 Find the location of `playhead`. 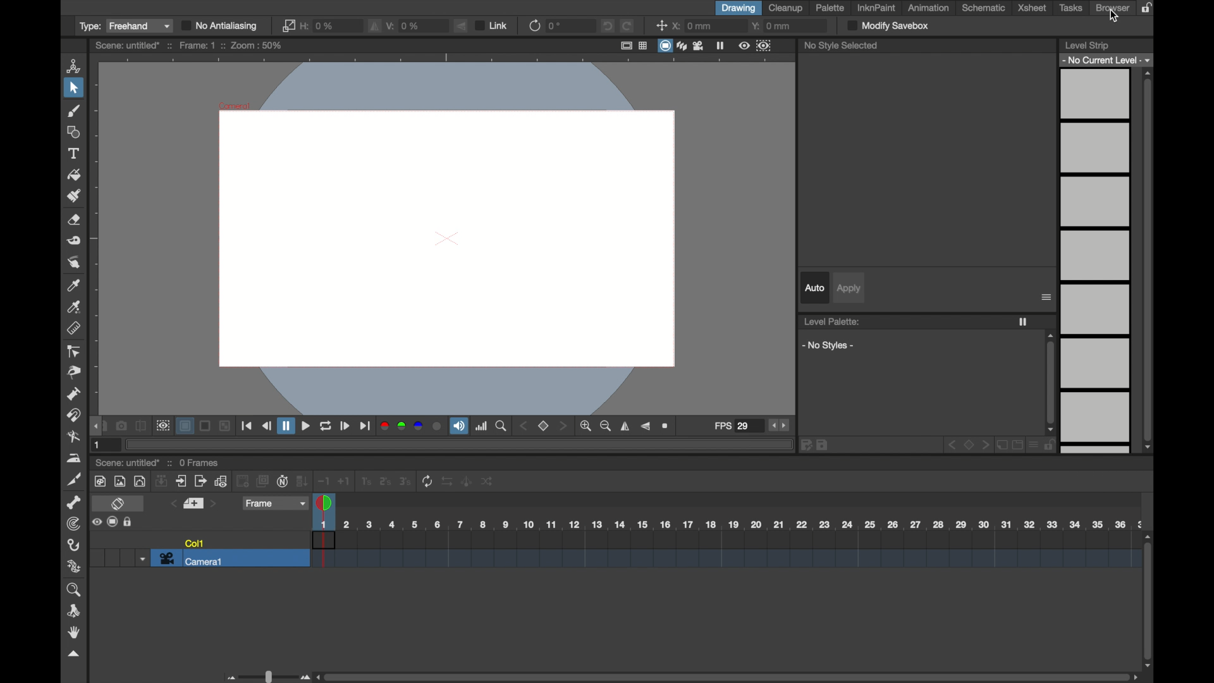

playhead is located at coordinates (325, 505).